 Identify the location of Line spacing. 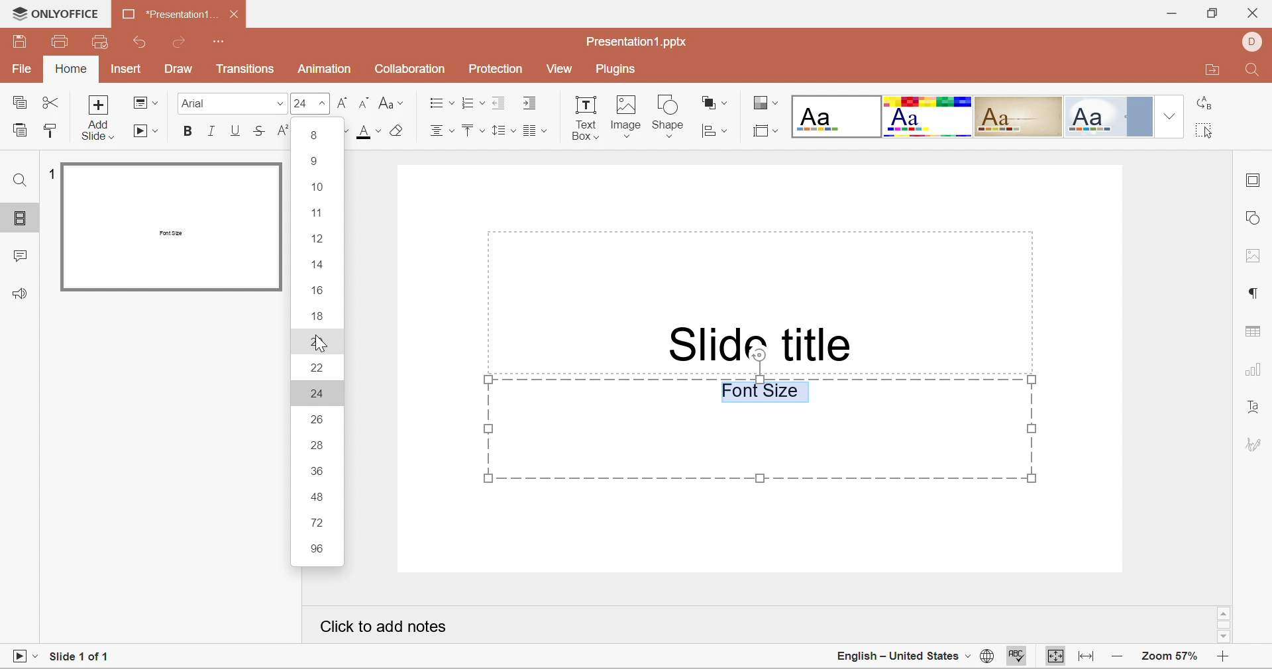
(502, 132).